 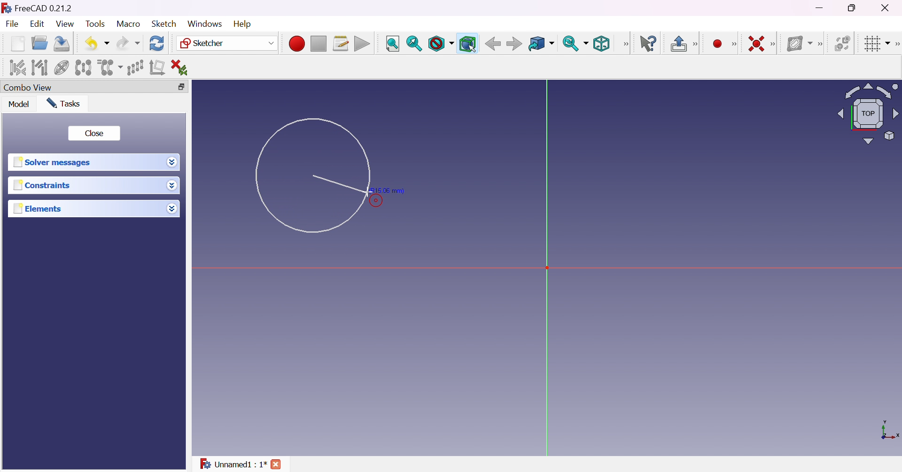 What do you see at coordinates (278, 464) in the screenshot?
I see `close` at bounding box center [278, 464].